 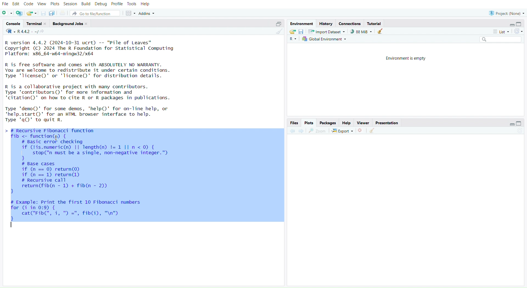 What do you see at coordinates (44, 14) in the screenshot?
I see `save current document` at bounding box center [44, 14].